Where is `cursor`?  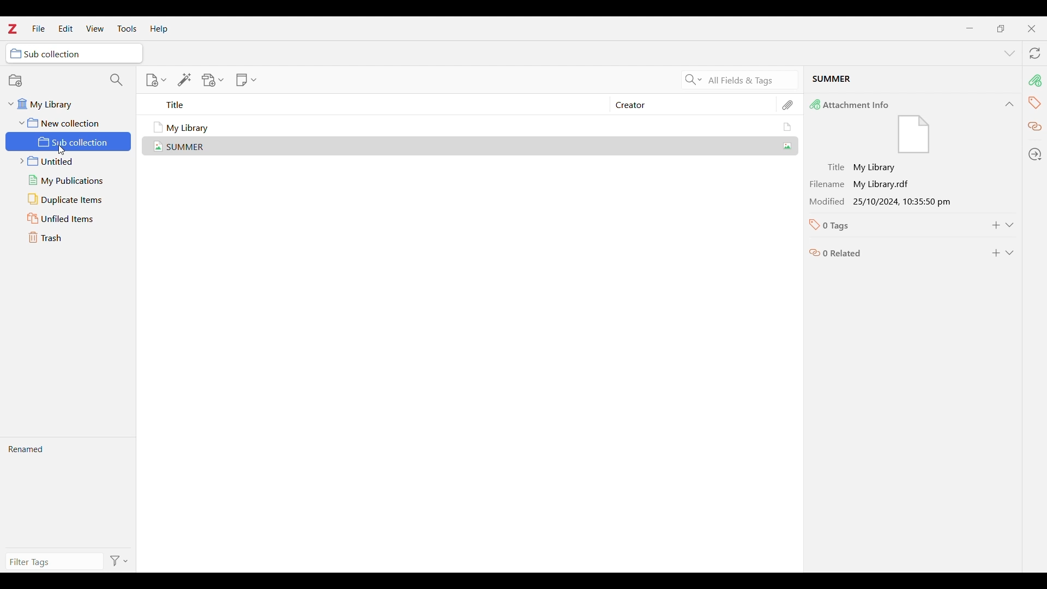 cursor is located at coordinates (61, 151).